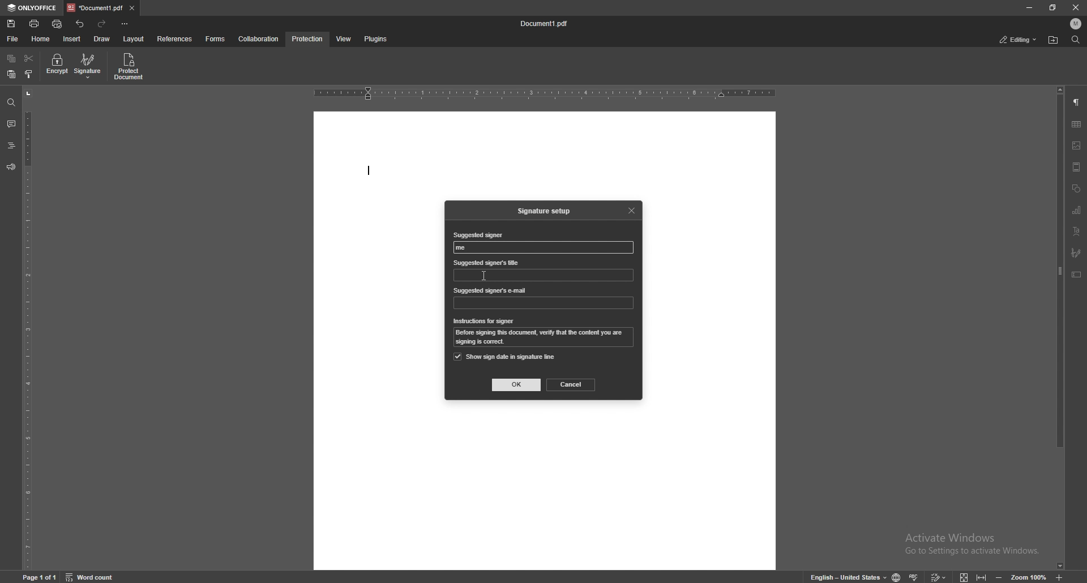 This screenshot has width=1087, height=583. Describe the element at coordinates (936, 576) in the screenshot. I see `track changes` at that location.